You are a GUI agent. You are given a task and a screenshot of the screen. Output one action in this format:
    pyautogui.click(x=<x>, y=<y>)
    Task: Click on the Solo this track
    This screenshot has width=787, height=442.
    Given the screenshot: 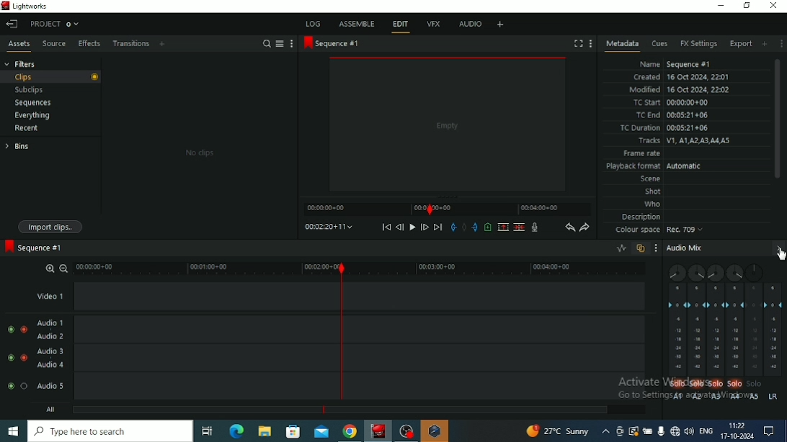 What is the action you would take?
    pyautogui.click(x=676, y=385)
    